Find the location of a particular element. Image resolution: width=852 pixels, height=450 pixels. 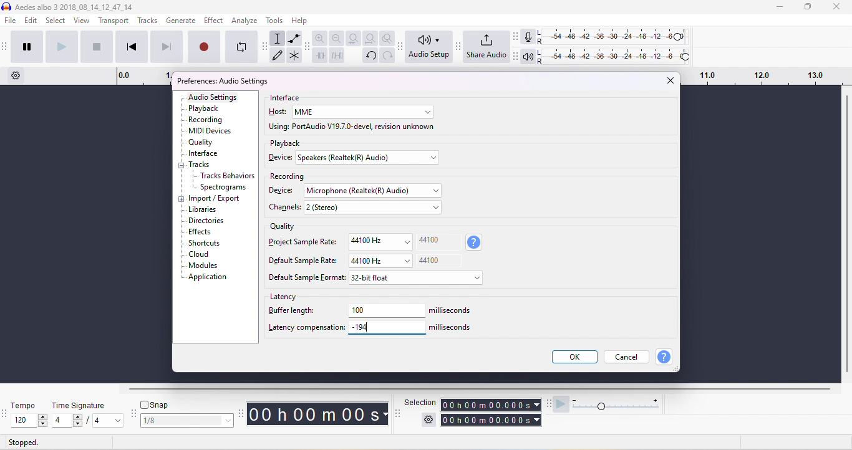

effect is located at coordinates (213, 20).